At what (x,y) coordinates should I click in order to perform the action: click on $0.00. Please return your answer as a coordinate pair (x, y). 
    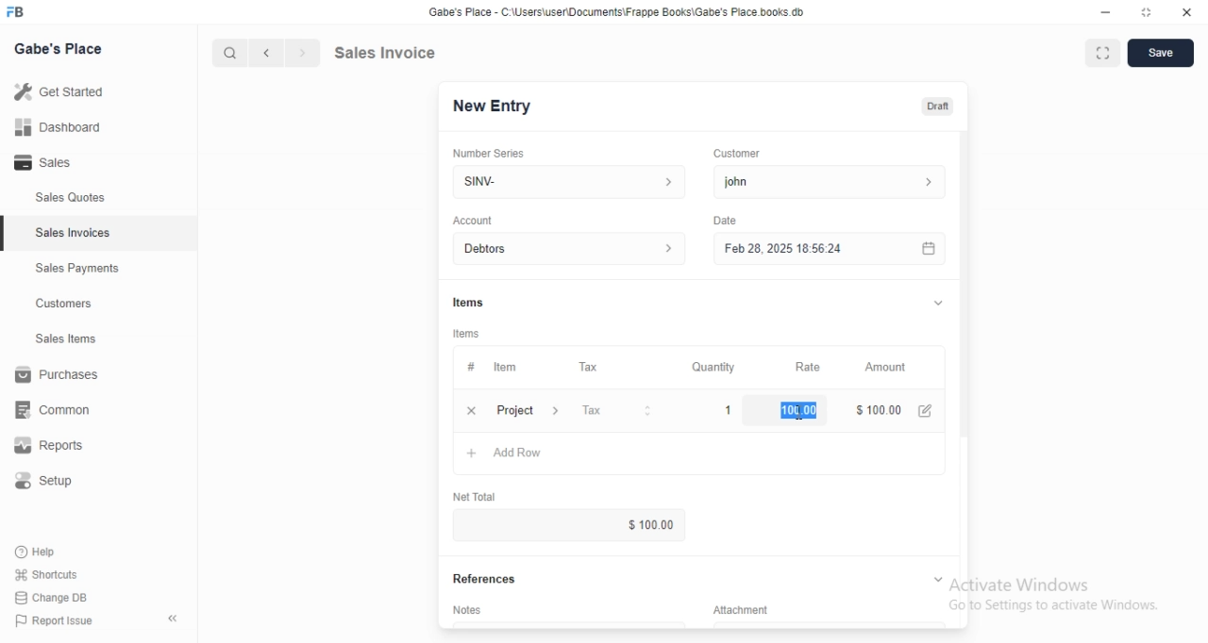
    Looking at the image, I should click on (630, 525).